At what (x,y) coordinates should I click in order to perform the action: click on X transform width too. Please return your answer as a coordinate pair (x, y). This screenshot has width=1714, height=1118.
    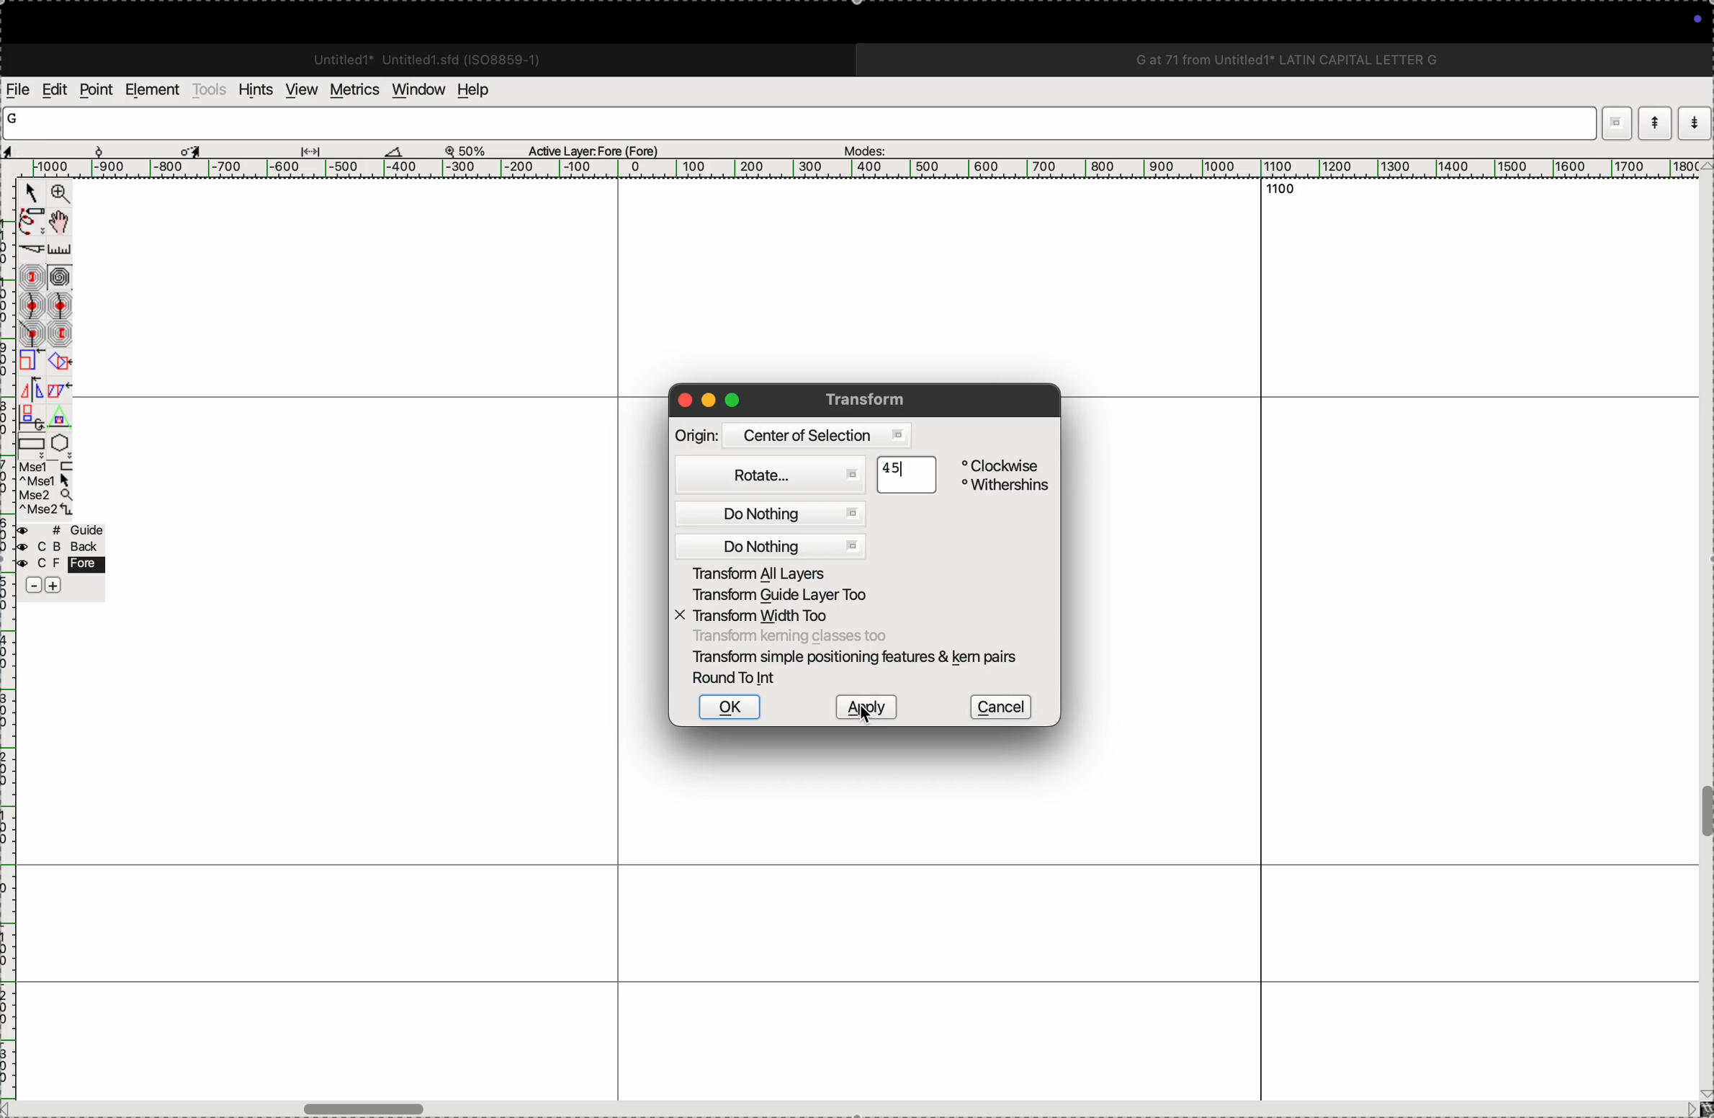
    Looking at the image, I should click on (786, 614).